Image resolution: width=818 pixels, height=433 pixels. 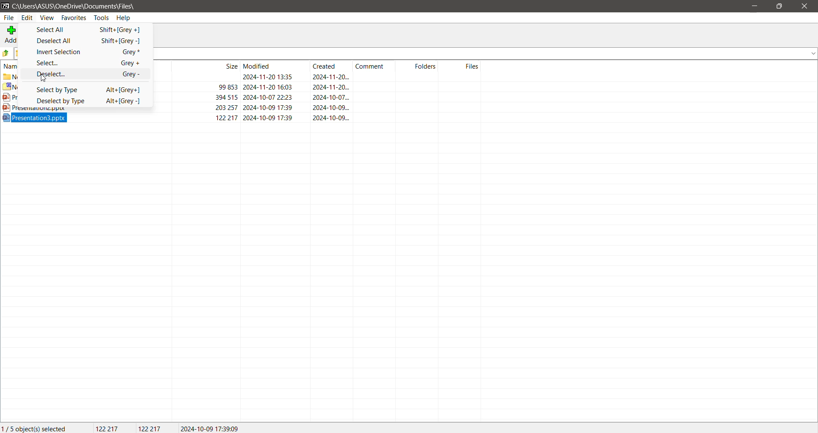 What do you see at coordinates (101, 17) in the screenshot?
I see `Tools` at bounding box center [101, 17].